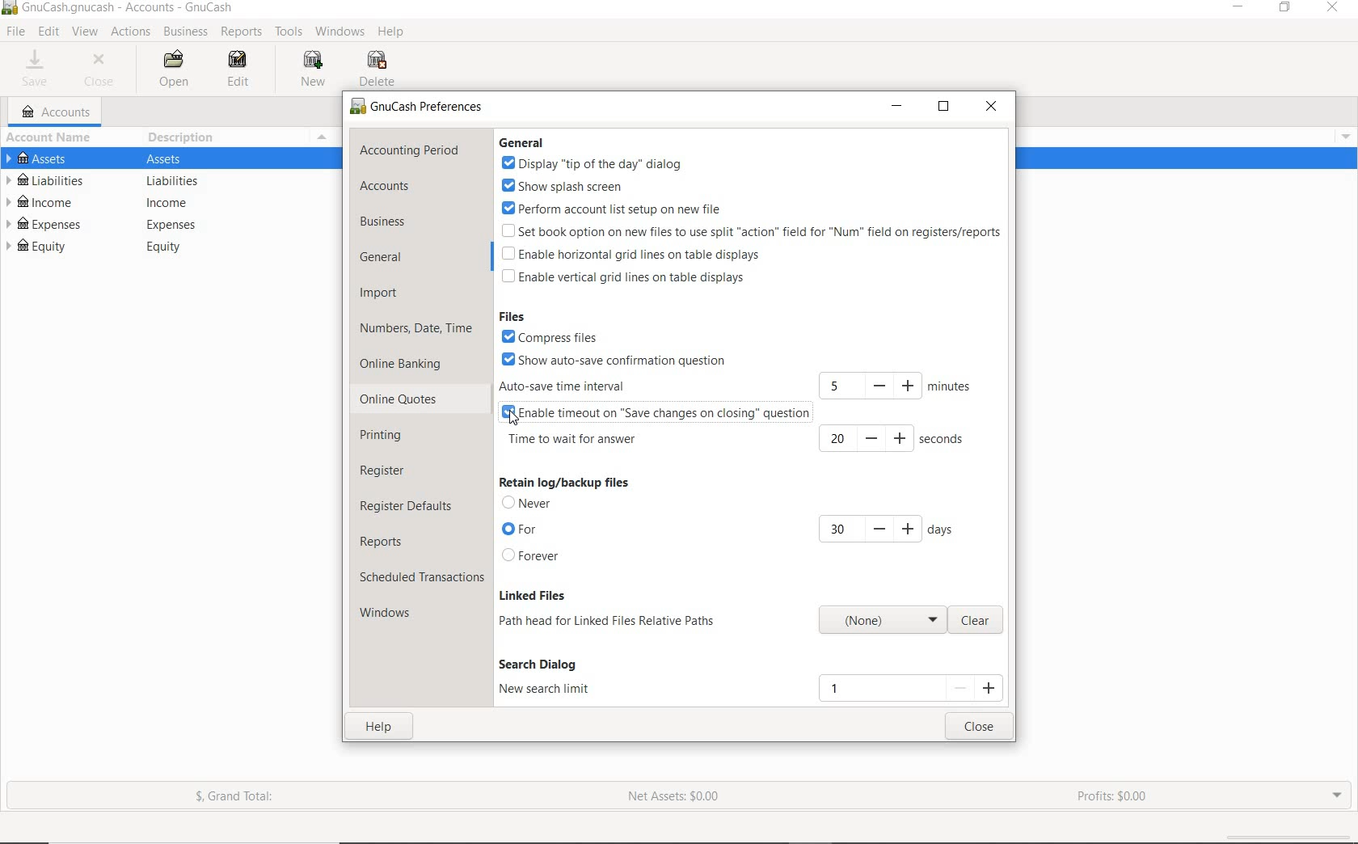 The image size is (1358, 844). Describe the element at coordinates (387, 187) in the screenshot. I see `ACCOUNTS` at that location.